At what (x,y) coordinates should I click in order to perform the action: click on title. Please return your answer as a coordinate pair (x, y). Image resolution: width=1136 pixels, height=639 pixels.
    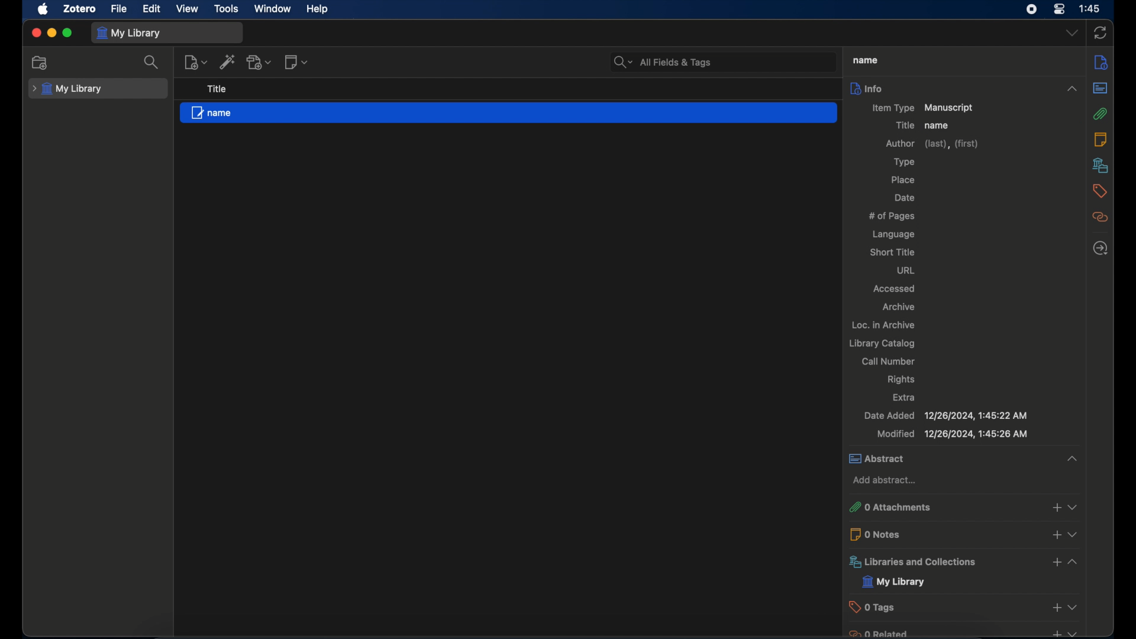
    Looking at the image, I should click on (904, 125).